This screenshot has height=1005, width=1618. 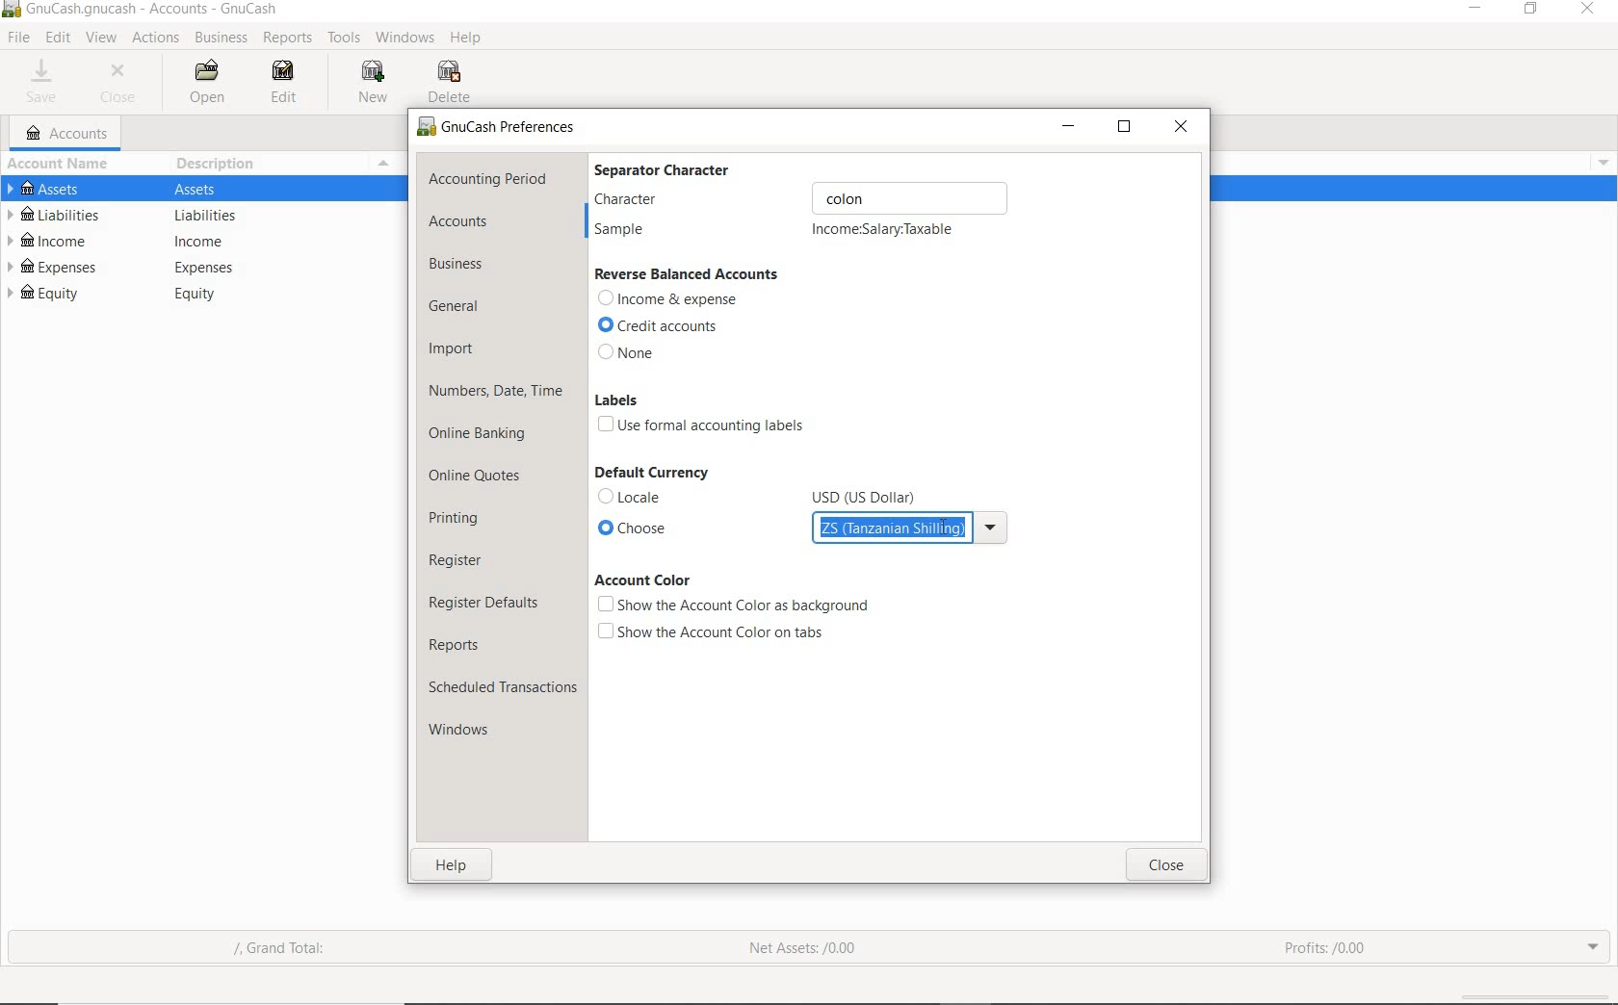 What do you see at coordinates (688, 274) in the screenshot?
I see `reverse balanced accounts` at bounding box center [688, 274].